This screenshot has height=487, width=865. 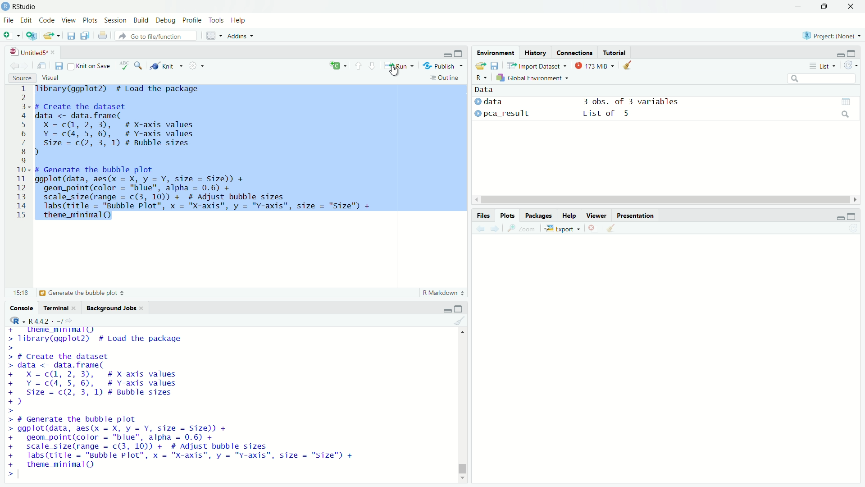 I want to click on environment, so click(x=496, y=53).